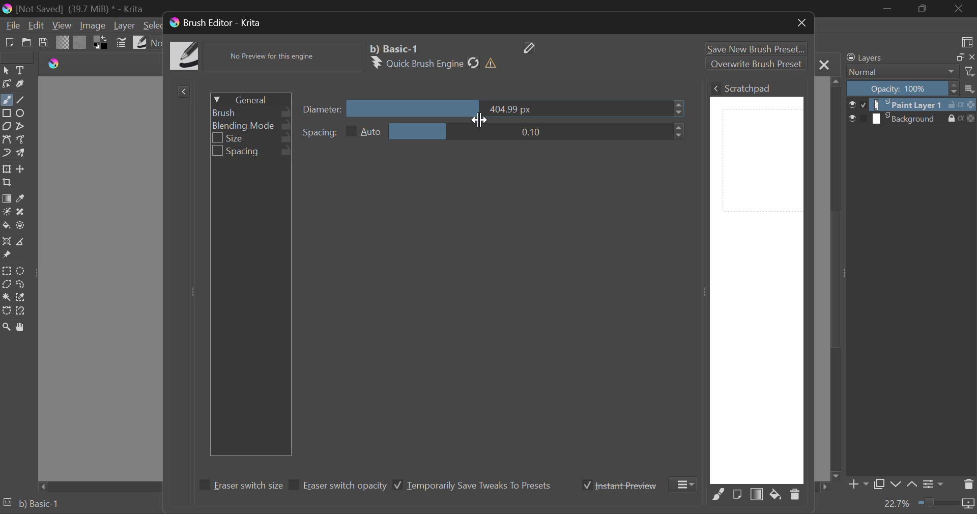 The width and height of the screenshot is (977, 514). Describe the element at coordinates (21, 271) in the screenshot. I see `Circular Selection` at that location.